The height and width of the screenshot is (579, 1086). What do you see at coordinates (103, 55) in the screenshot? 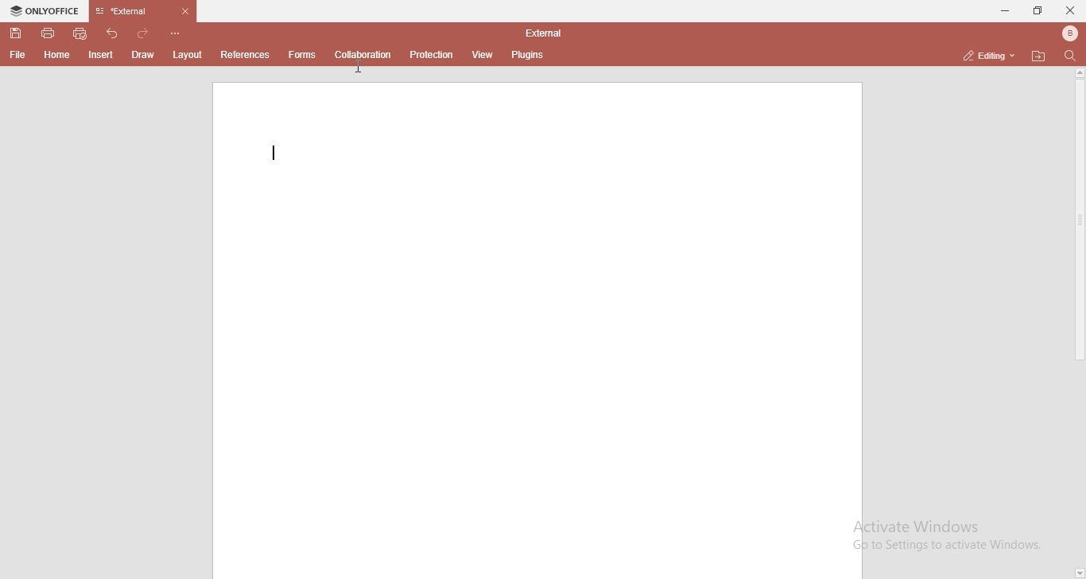
I see `insert` at bounding box center [103, 55].